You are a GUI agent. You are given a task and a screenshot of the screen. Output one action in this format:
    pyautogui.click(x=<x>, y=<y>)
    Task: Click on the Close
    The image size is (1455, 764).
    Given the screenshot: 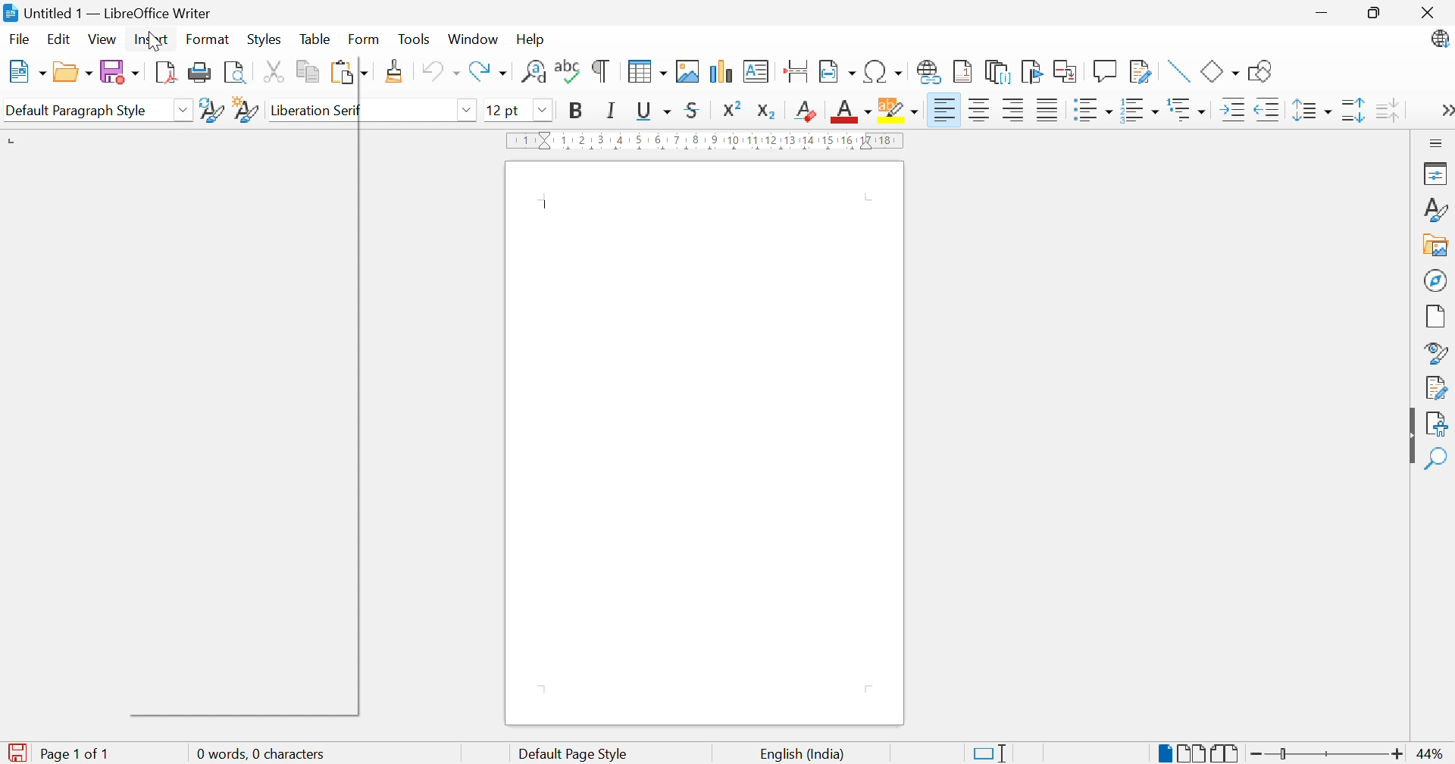 What is the action you would take?
    pyautogui.click(x=1428, y=14)
    